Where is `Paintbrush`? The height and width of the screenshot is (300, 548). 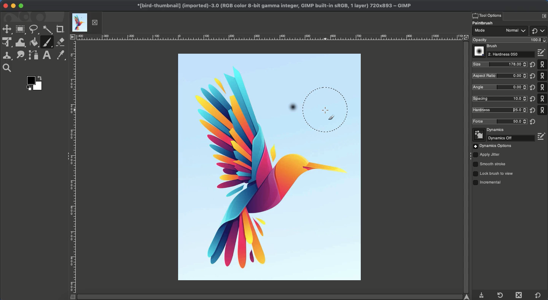 Paintbrush is located at coordinates (487, 23).